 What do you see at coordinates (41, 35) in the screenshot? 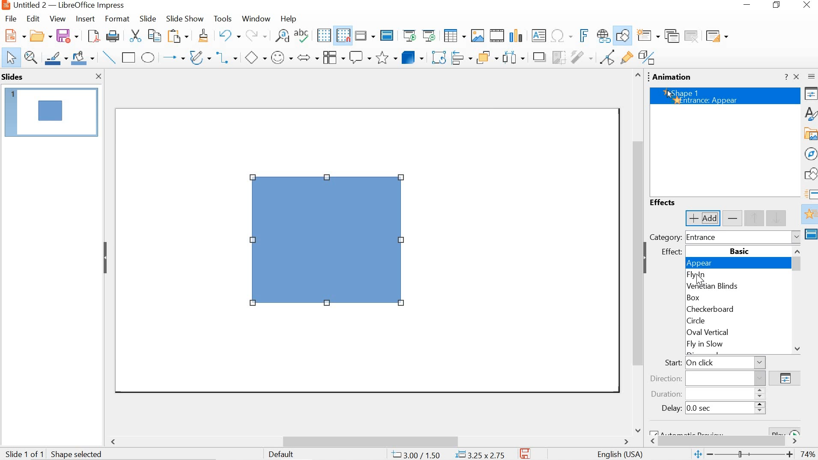
I see `new` at bounding box center [41, 35].